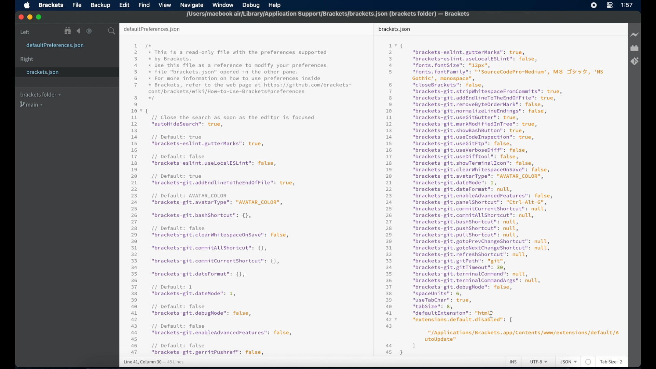 This screenshot has width=656, height=369. Describe the element at coordinates (627, 5) in the screenshot. I see `1:57` at that location.